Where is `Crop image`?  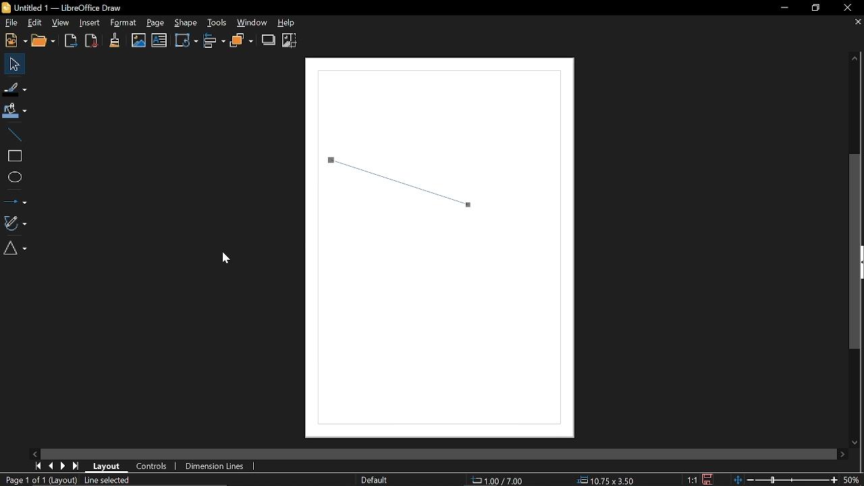
Crop image is located at coordinates (291, 40).